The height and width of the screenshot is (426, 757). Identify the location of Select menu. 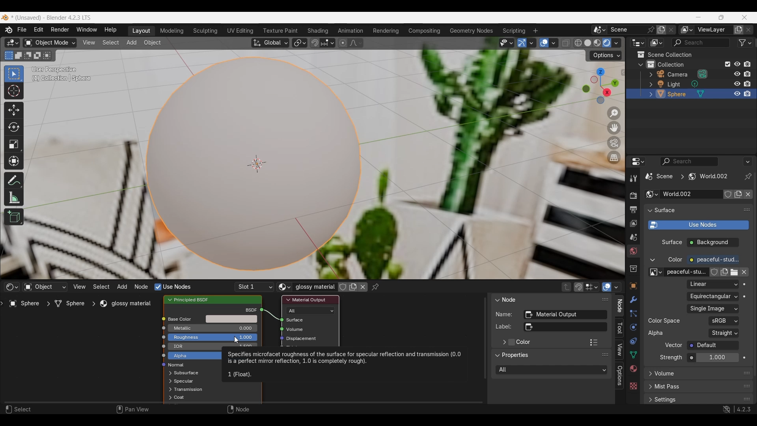
(111, 43).